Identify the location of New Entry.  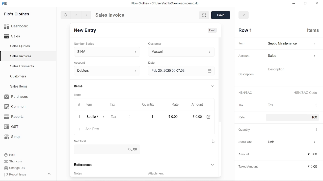
(88, 31).